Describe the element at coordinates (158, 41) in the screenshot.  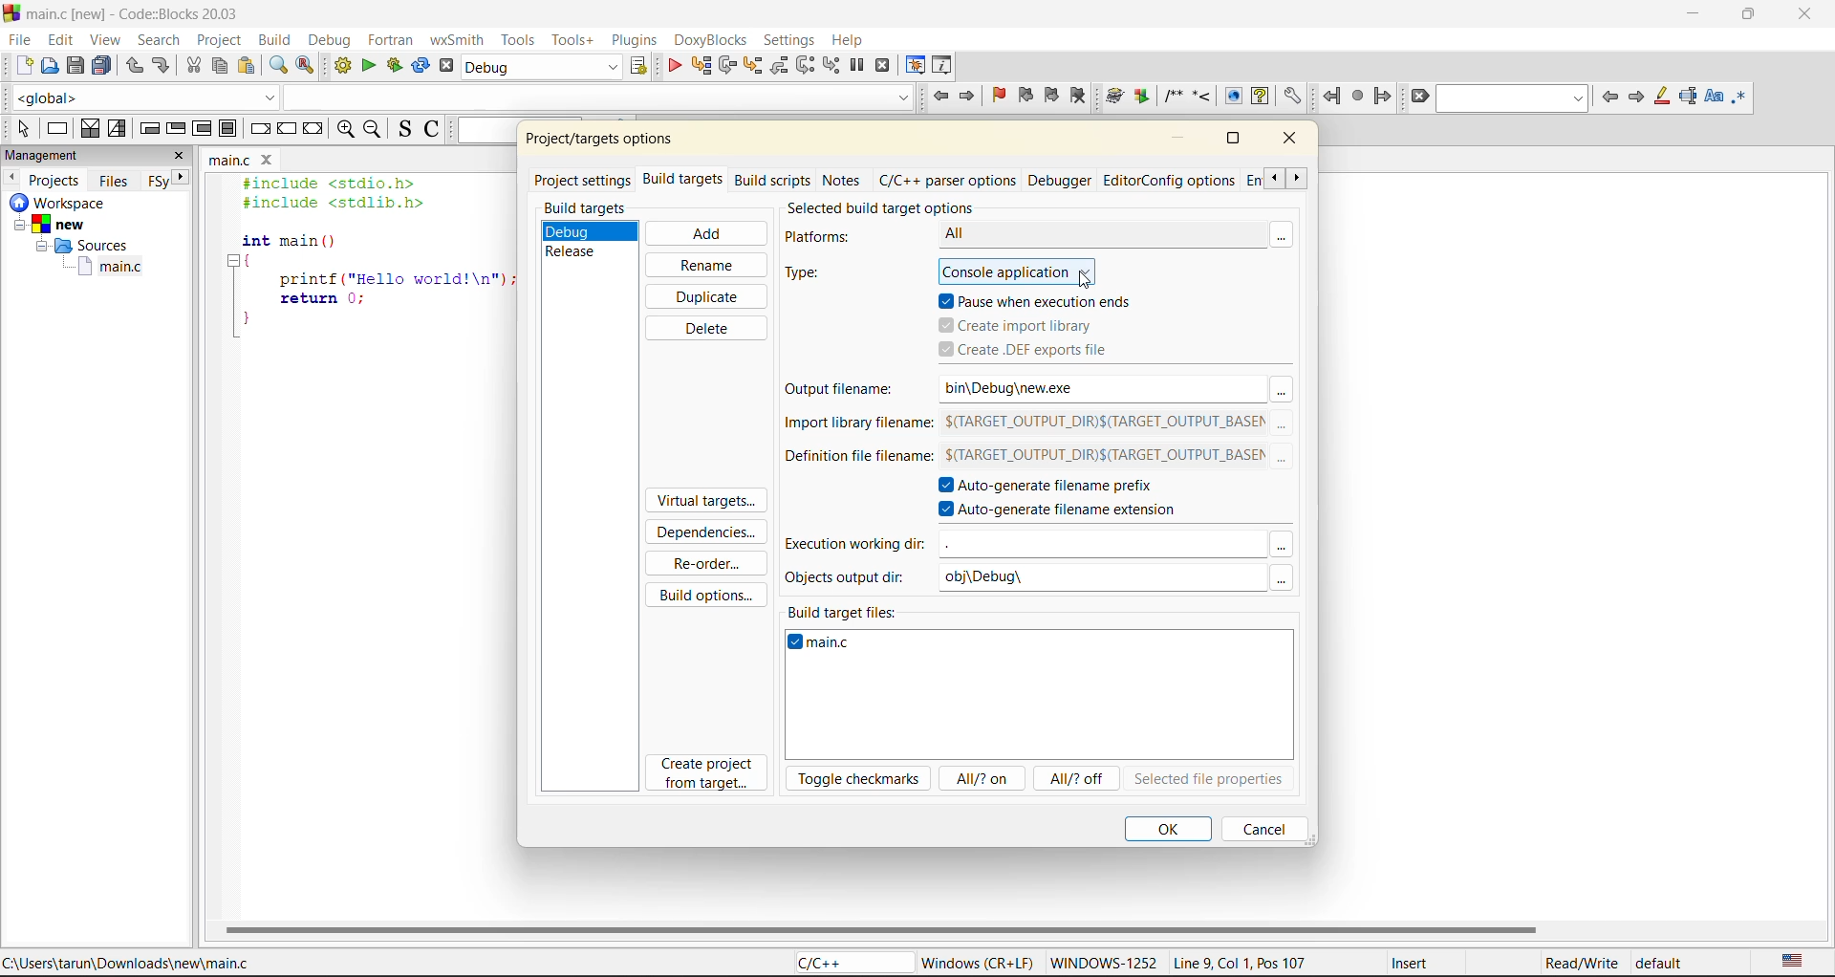
I see `search` at that location.